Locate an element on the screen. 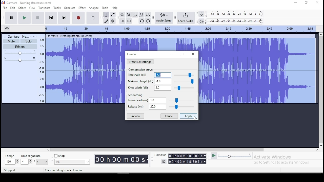  amplitude is located at coordinates (42, 68).